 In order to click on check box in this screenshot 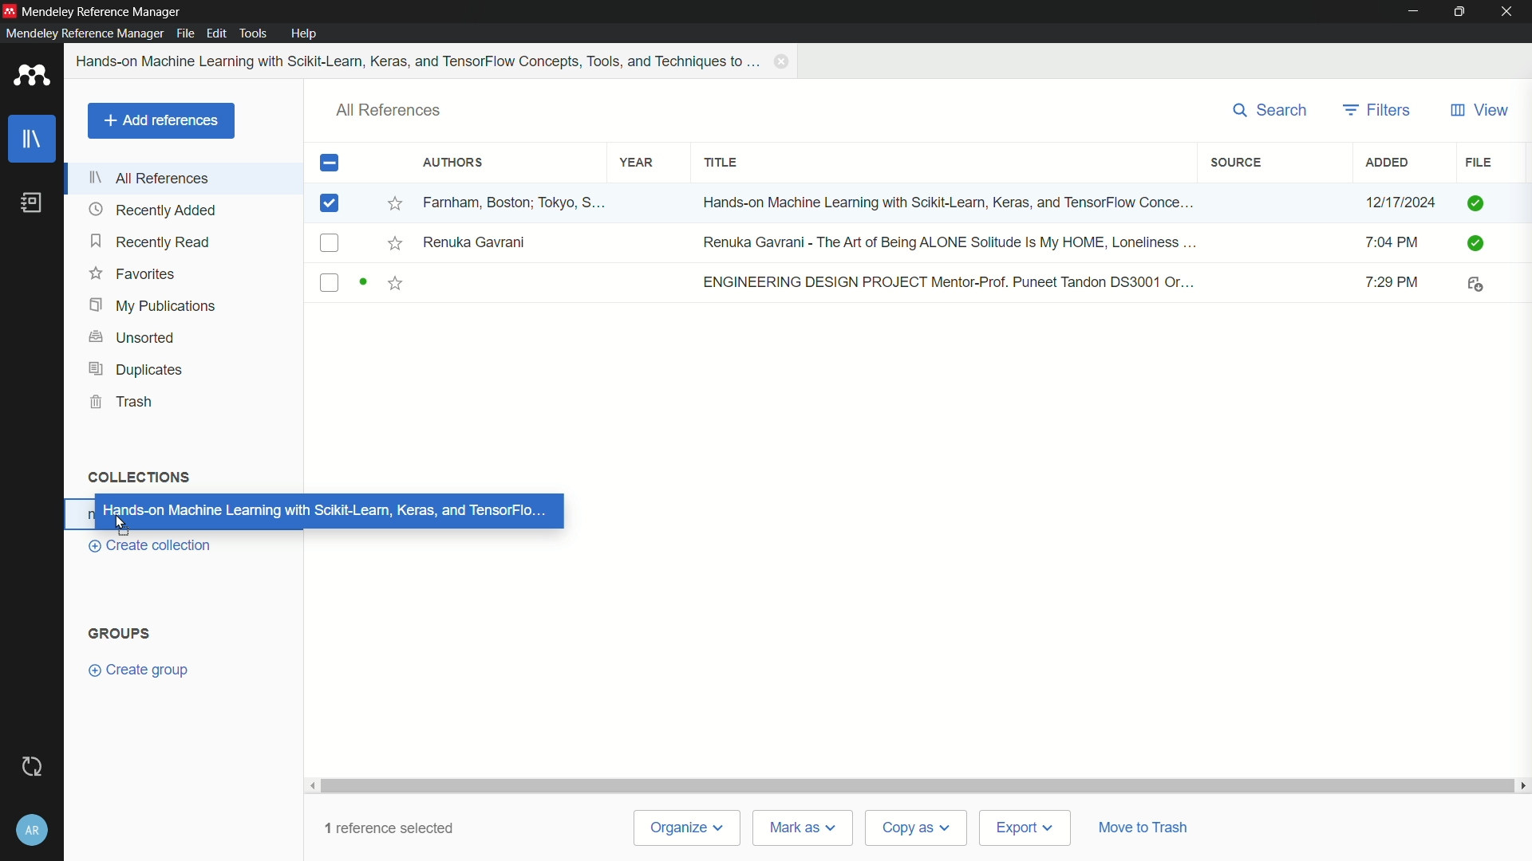, I will do `click(330, 163)`.